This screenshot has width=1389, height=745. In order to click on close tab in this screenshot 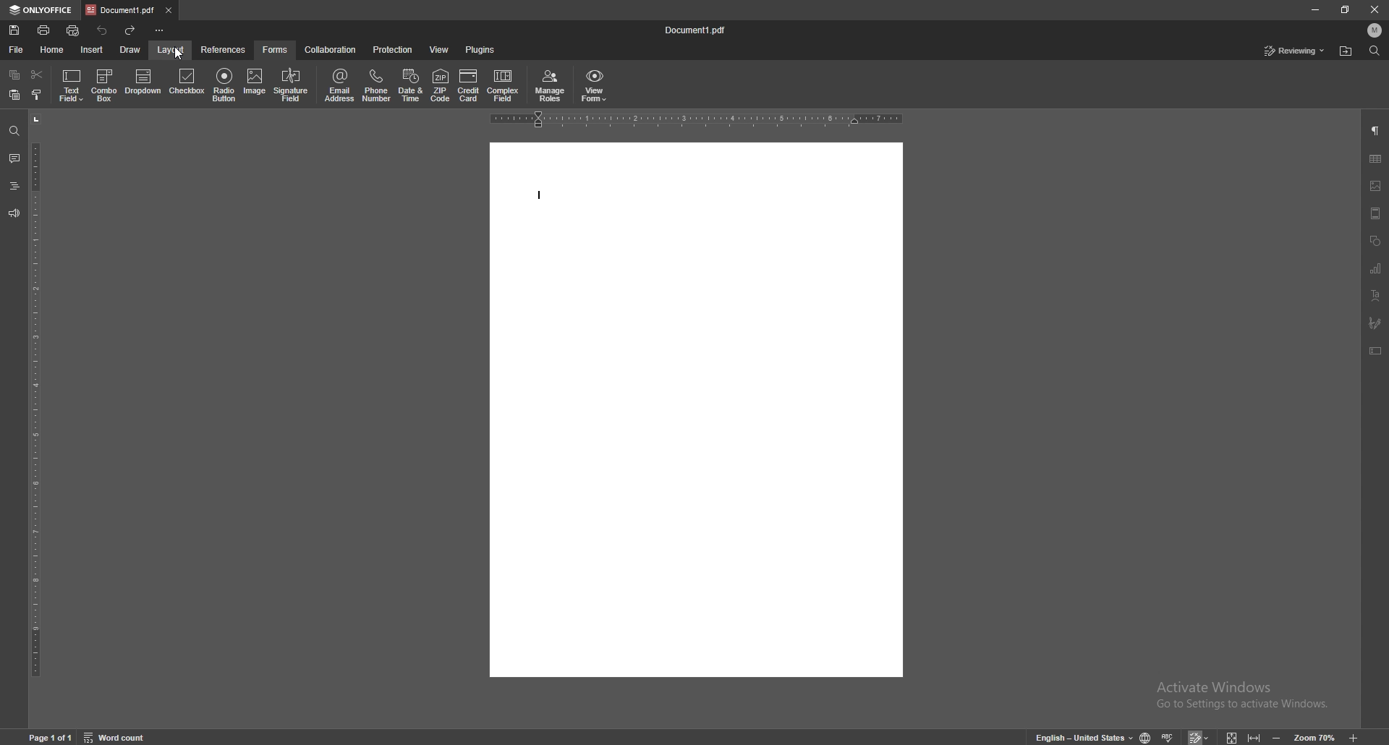, I will do `click(169, 9)`.